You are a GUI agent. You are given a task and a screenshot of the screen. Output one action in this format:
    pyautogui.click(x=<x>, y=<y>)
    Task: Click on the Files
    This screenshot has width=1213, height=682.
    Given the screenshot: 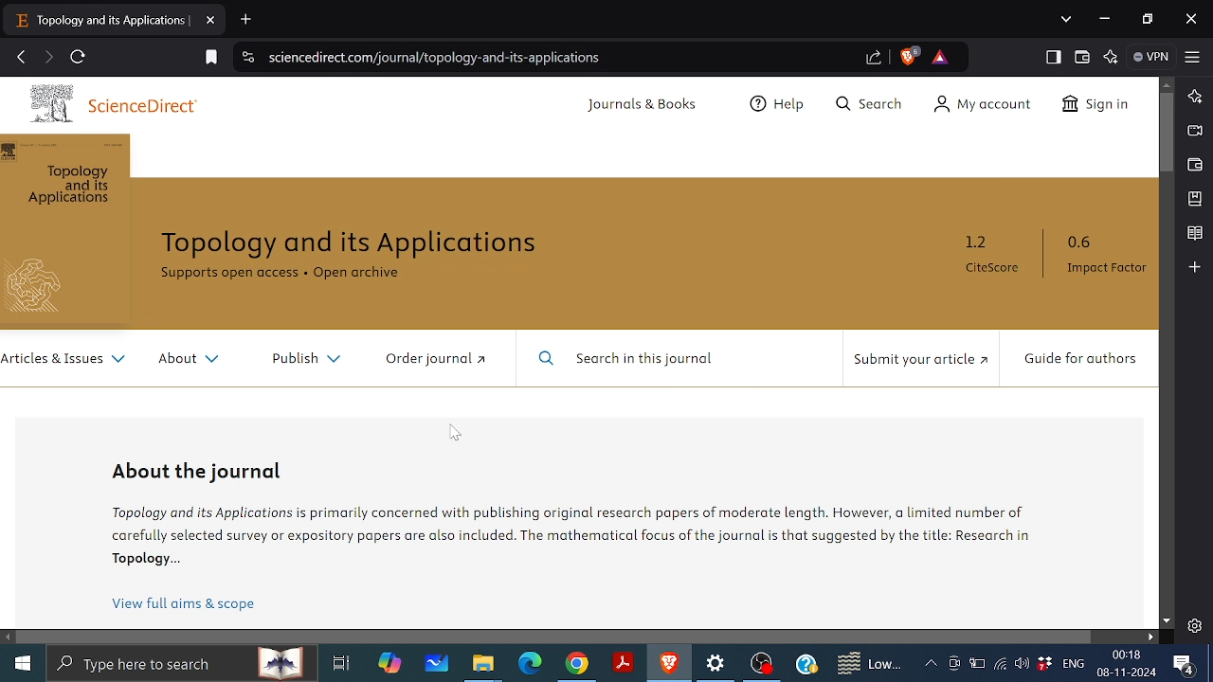 What is the action you would take?
    pyautogui.click(x=481, y=666)
    